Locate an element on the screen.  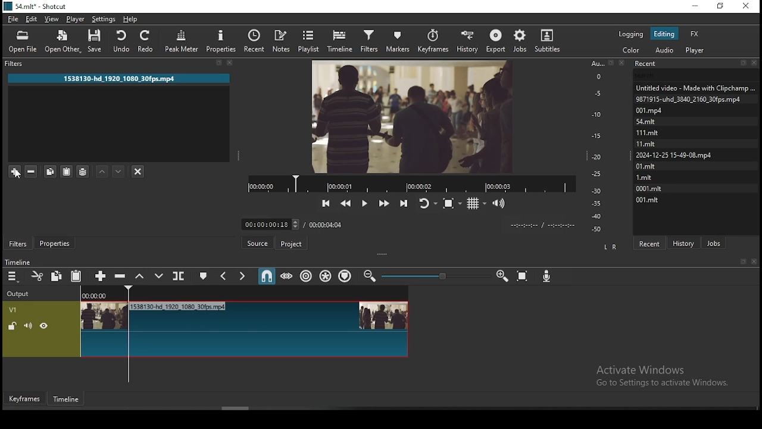
snap is located at coordinates (264, 277).